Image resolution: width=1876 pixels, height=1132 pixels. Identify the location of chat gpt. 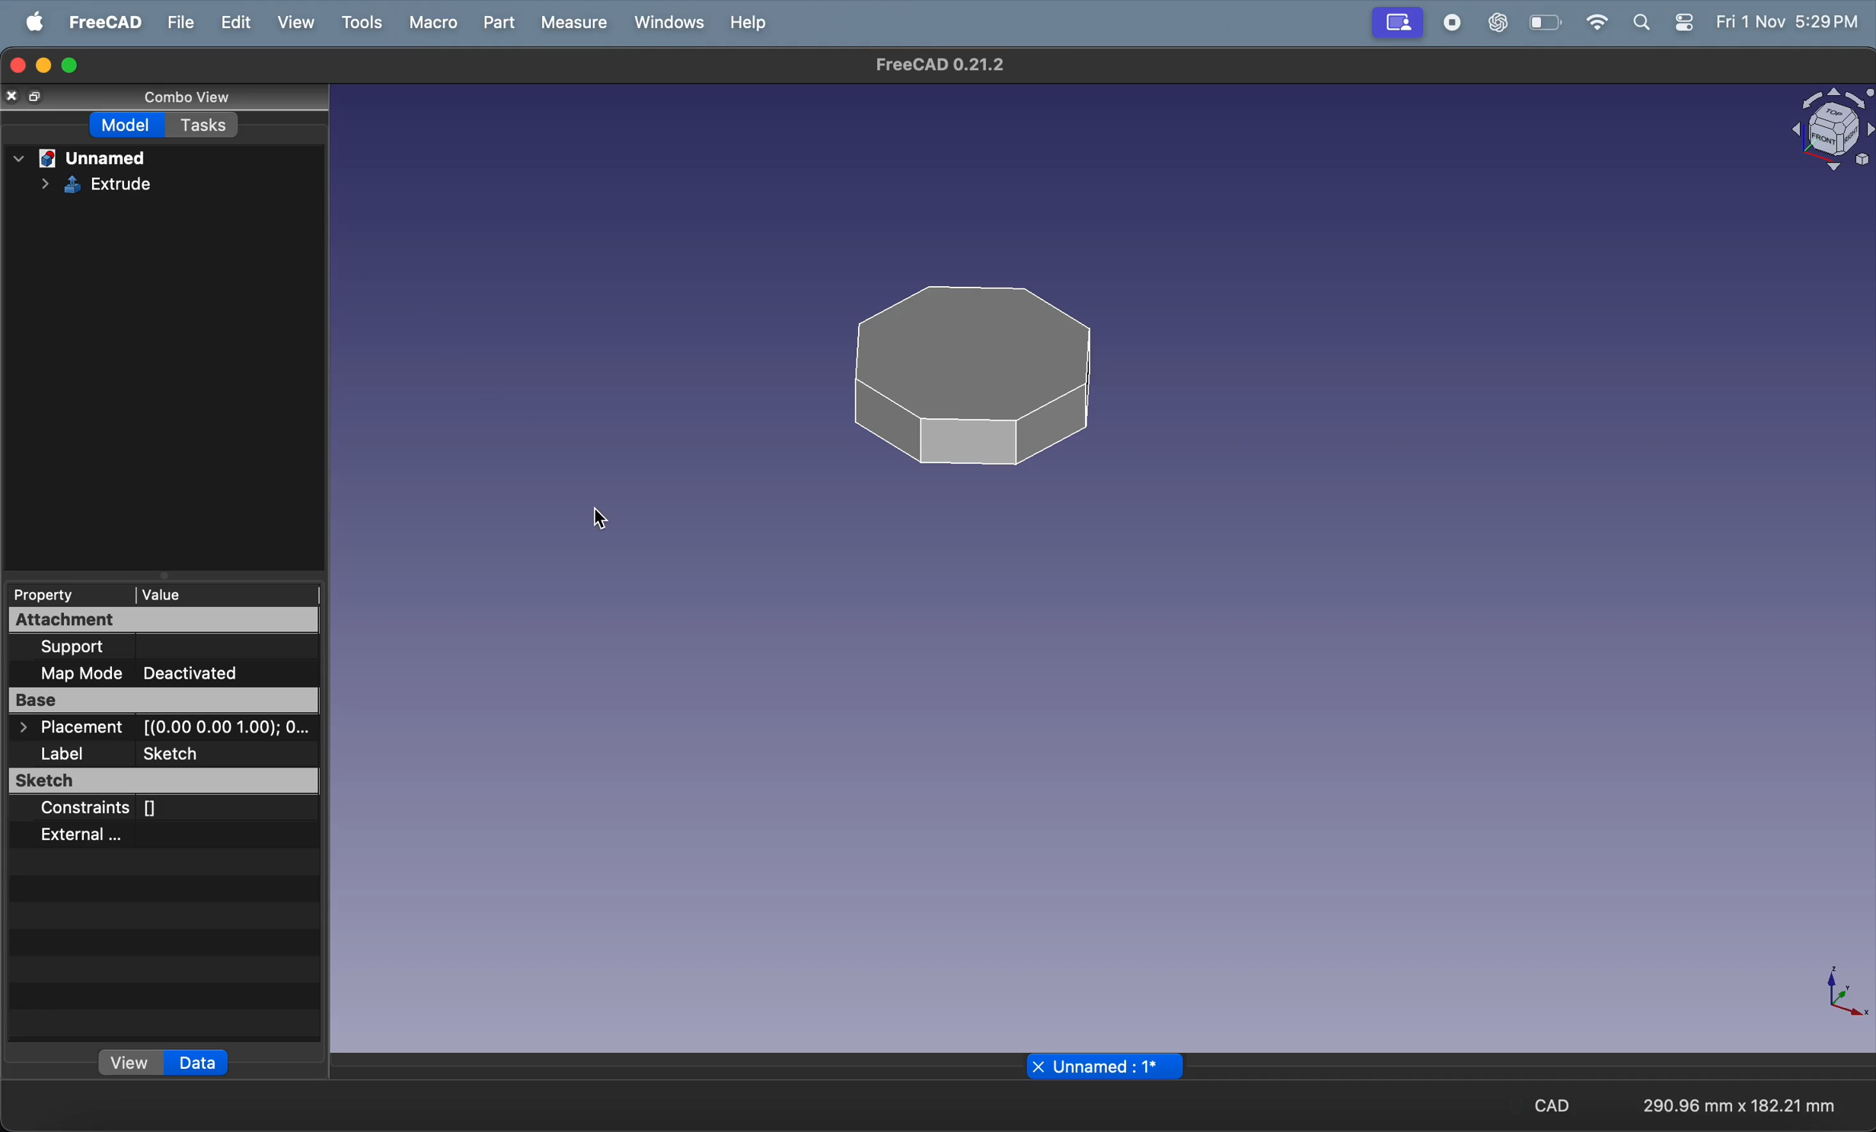
(1495, 23).